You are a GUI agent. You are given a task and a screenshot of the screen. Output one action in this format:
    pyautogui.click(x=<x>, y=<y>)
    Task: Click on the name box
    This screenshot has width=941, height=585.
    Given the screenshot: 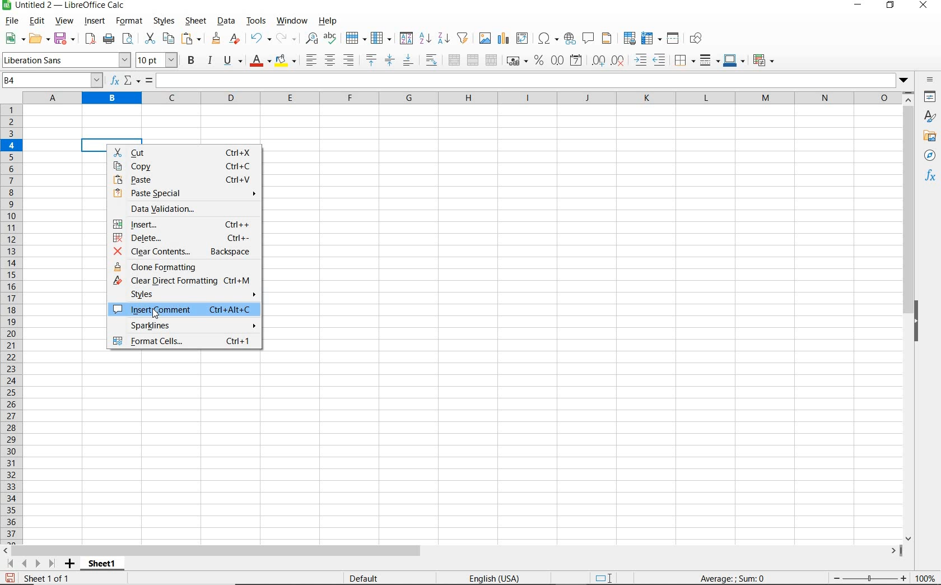 What is the action you would take?
    pyautogui.click(x=53, y=81)
    